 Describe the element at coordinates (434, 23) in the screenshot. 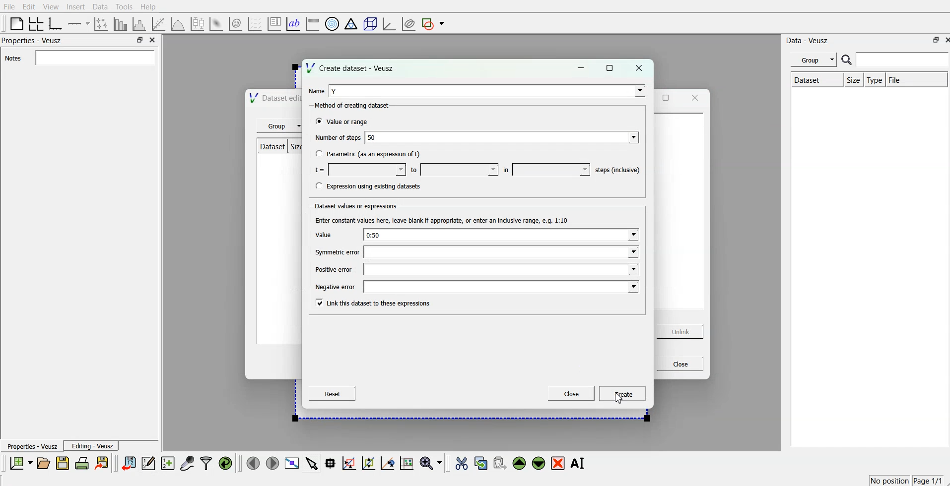

I see `add a shape` at that location.